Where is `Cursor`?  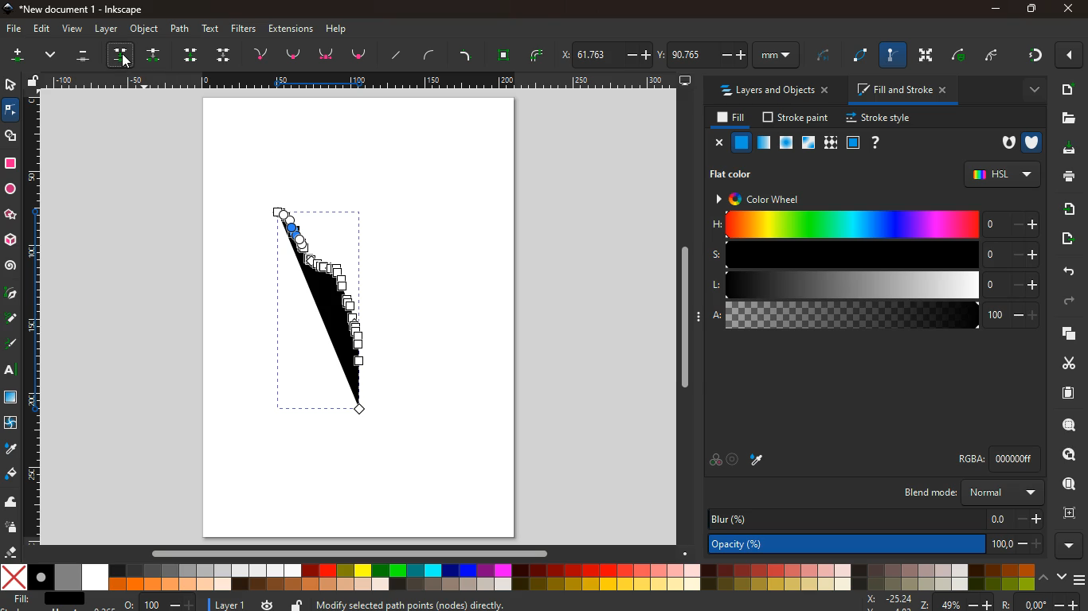
Cursor is located at coordinates (128, 64).